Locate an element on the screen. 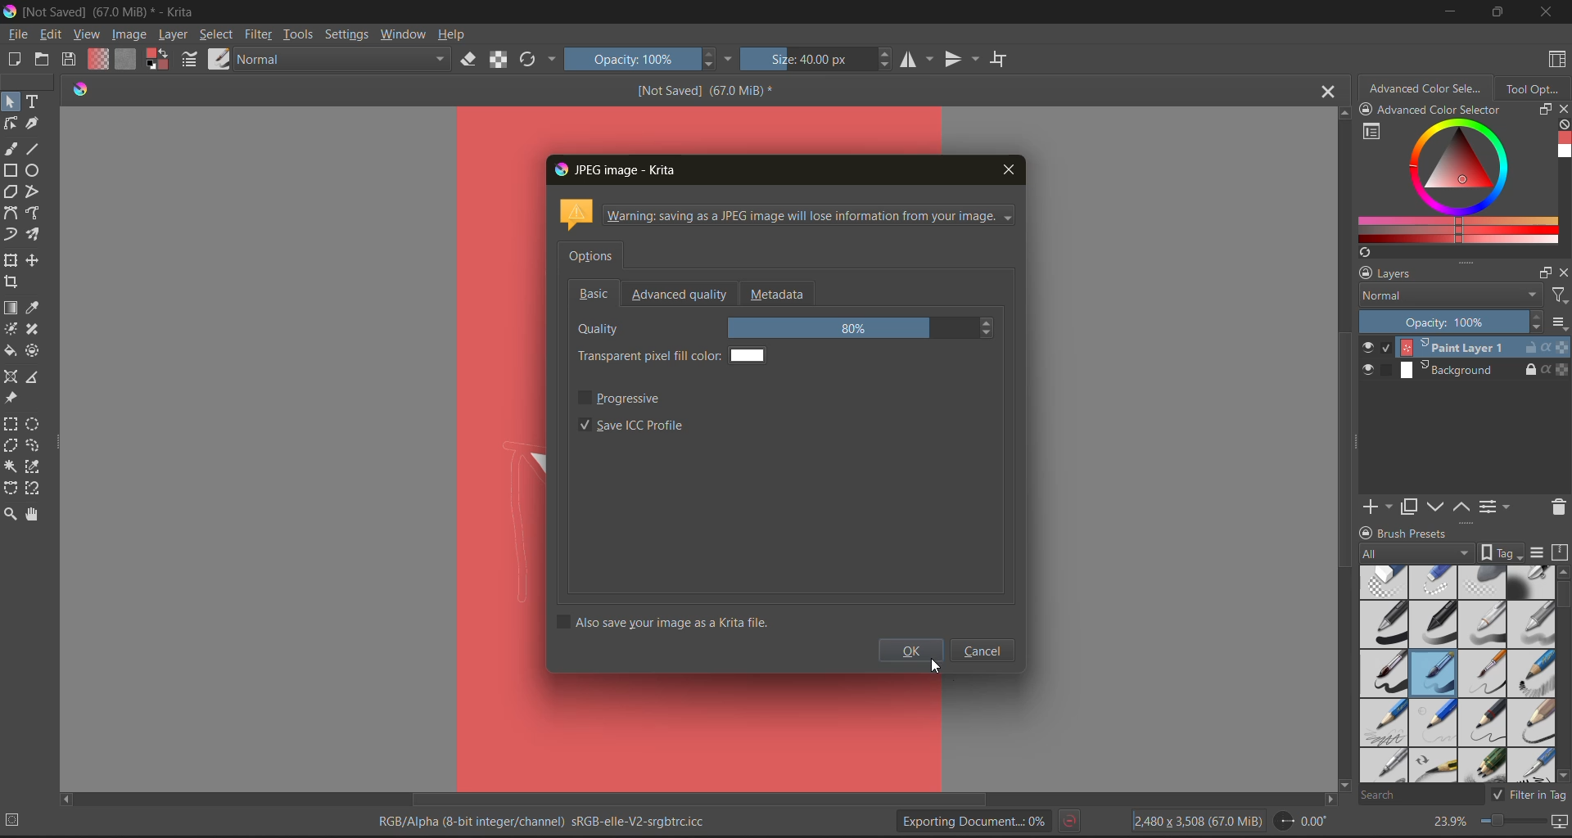  tools is located at coordinates (32, 514).